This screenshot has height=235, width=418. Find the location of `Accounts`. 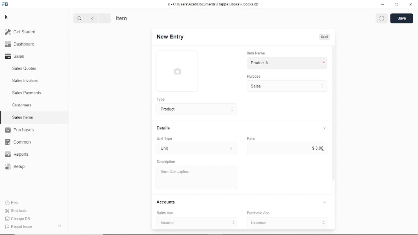

Accounts is located at coordinates (243, 202).